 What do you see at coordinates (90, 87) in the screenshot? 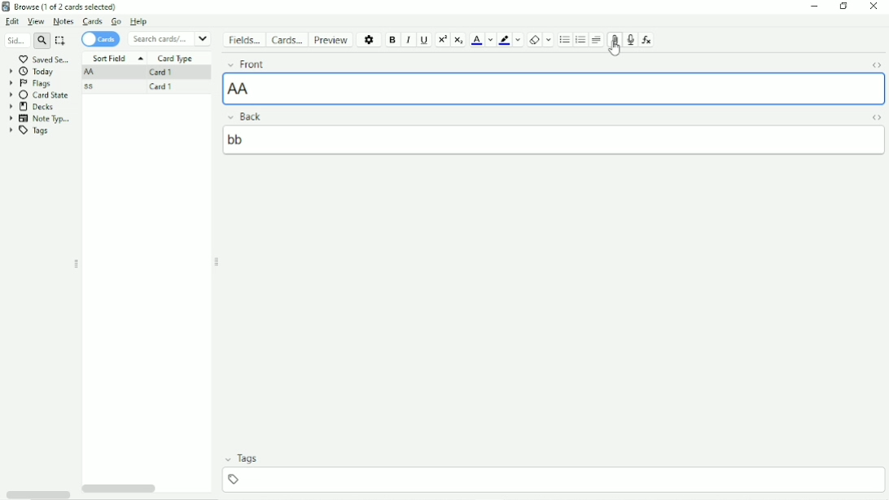
I see `ss` at bounding box center [90, 87].